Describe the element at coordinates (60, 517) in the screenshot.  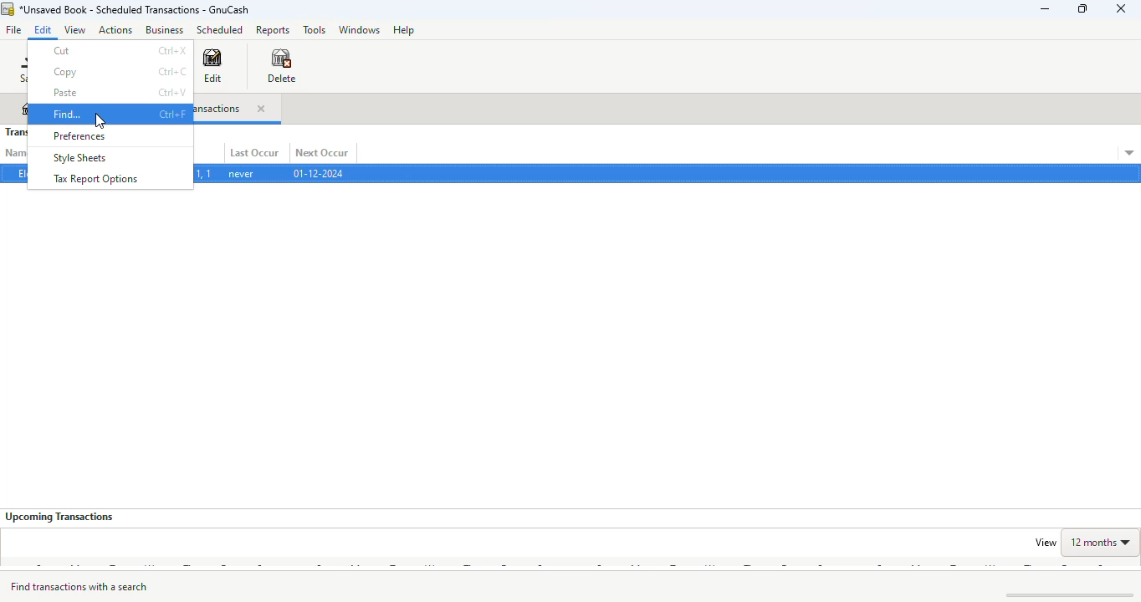
I see `upcoming transactions` at that location.